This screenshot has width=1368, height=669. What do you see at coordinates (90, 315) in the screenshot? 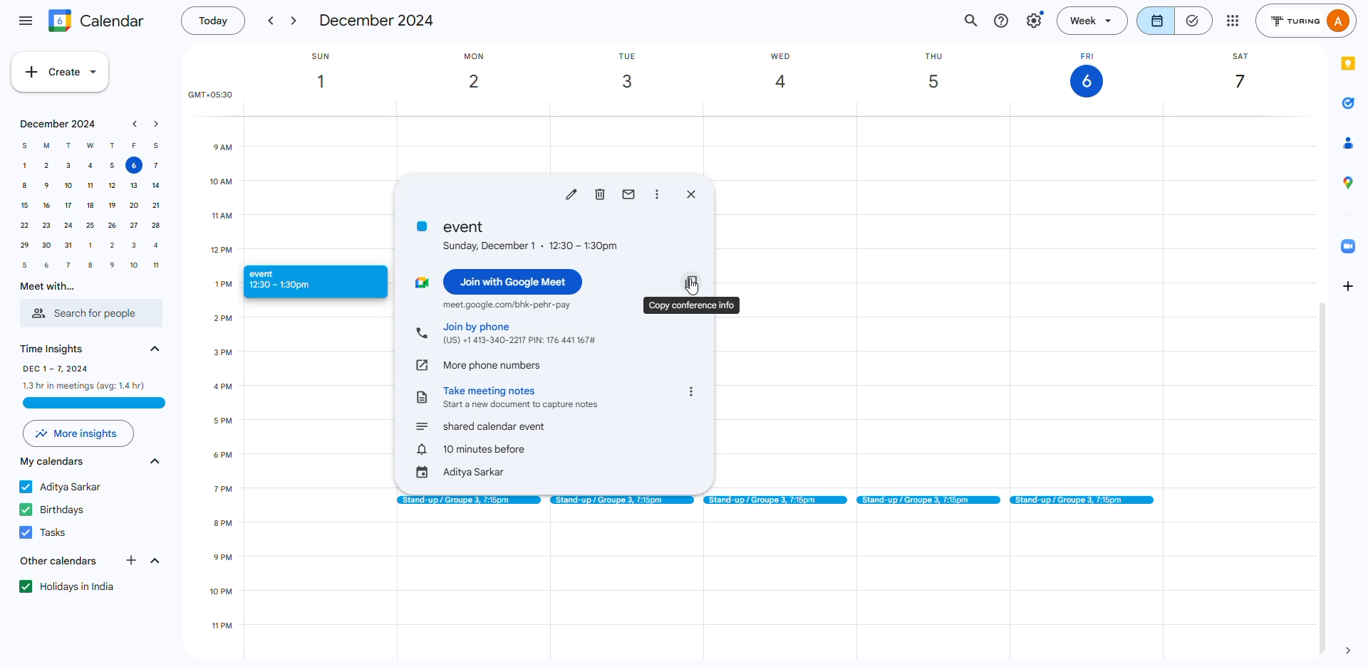
I see `search` at bounding box center [90, 315].